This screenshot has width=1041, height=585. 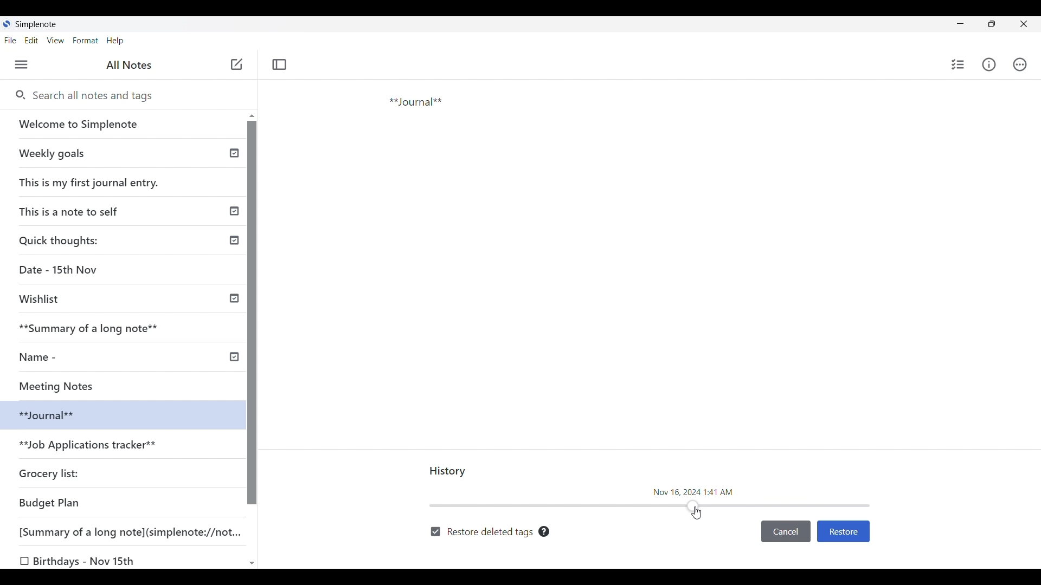 I want to click on View menu, so click(x=56, y=41).